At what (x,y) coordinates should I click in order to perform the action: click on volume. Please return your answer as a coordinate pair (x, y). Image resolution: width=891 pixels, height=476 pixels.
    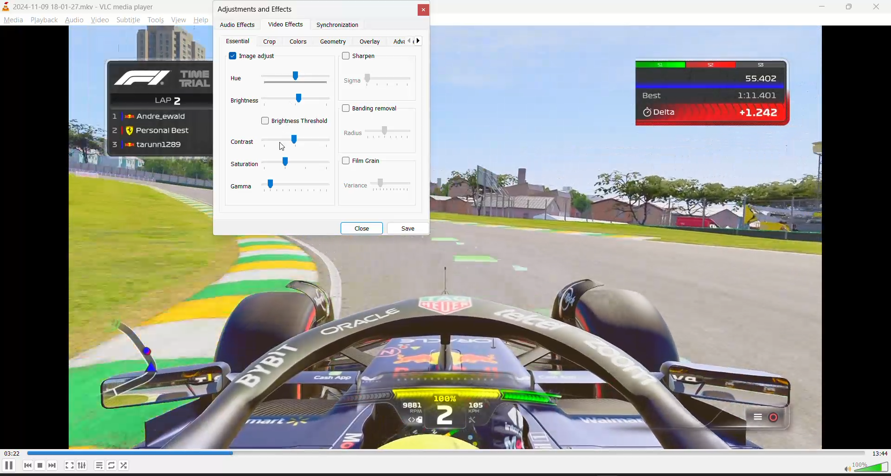
    Looking at the image, I should click on (865, 467).